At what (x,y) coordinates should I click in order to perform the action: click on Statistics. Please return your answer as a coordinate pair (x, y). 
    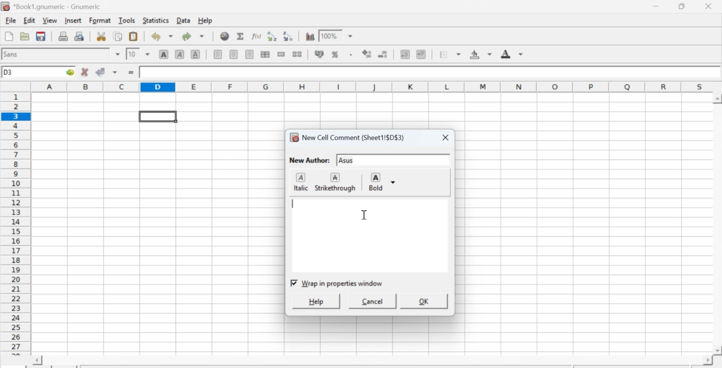
    Looking at the image, I should click on (157, 20).